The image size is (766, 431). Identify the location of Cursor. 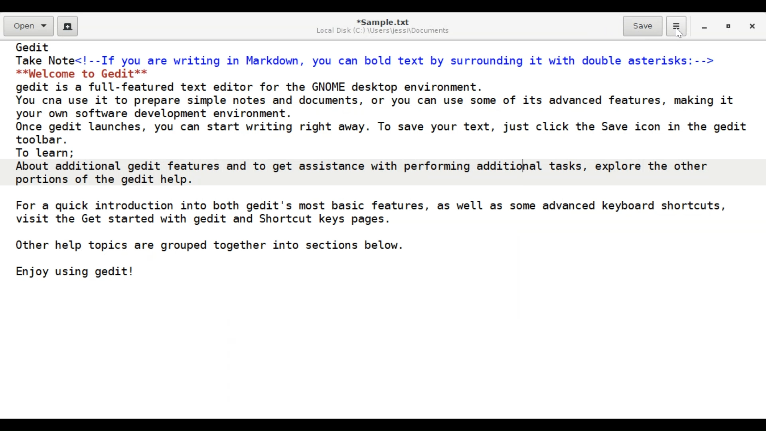
(679, 34).